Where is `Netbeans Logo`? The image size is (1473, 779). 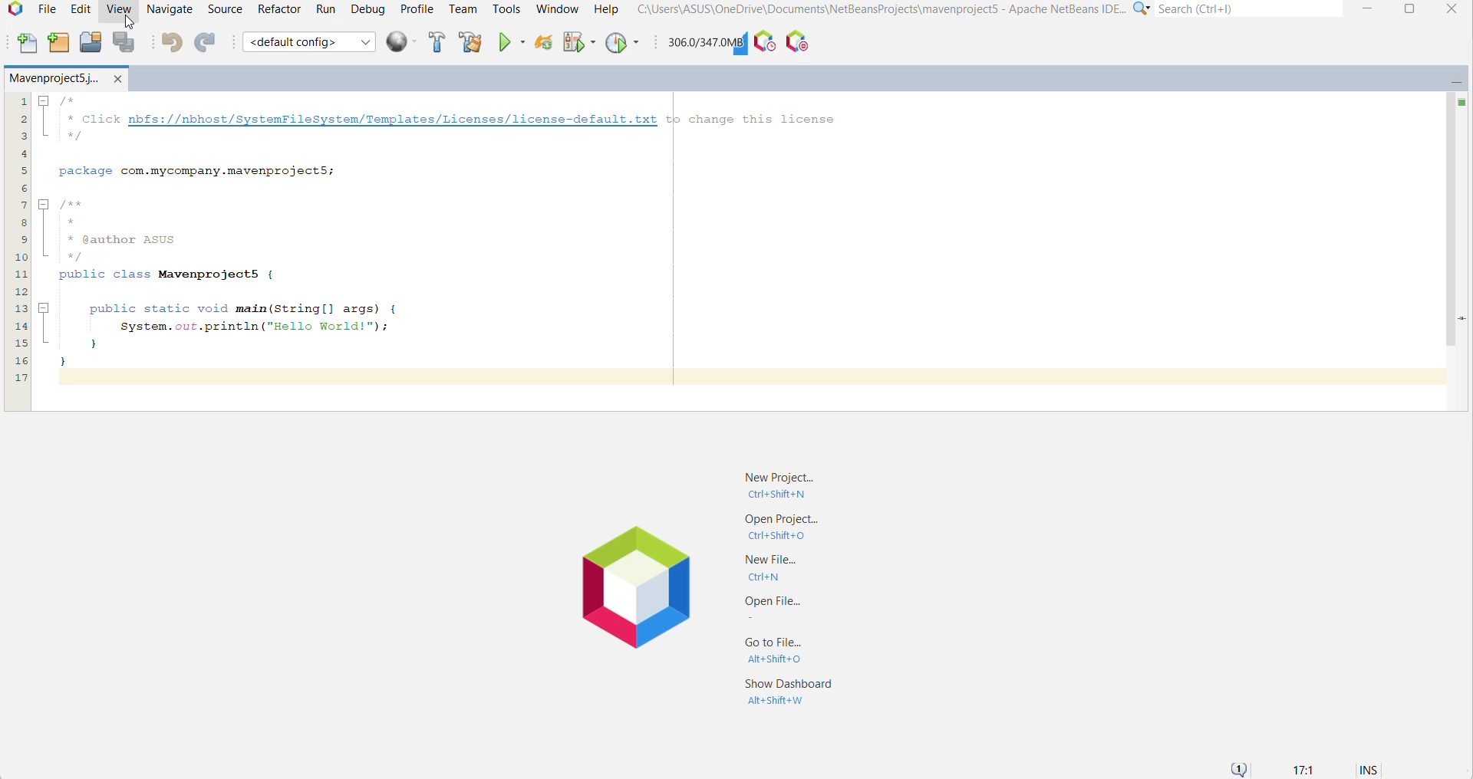 Netbeans Logo is located at coordinates (641, 586).